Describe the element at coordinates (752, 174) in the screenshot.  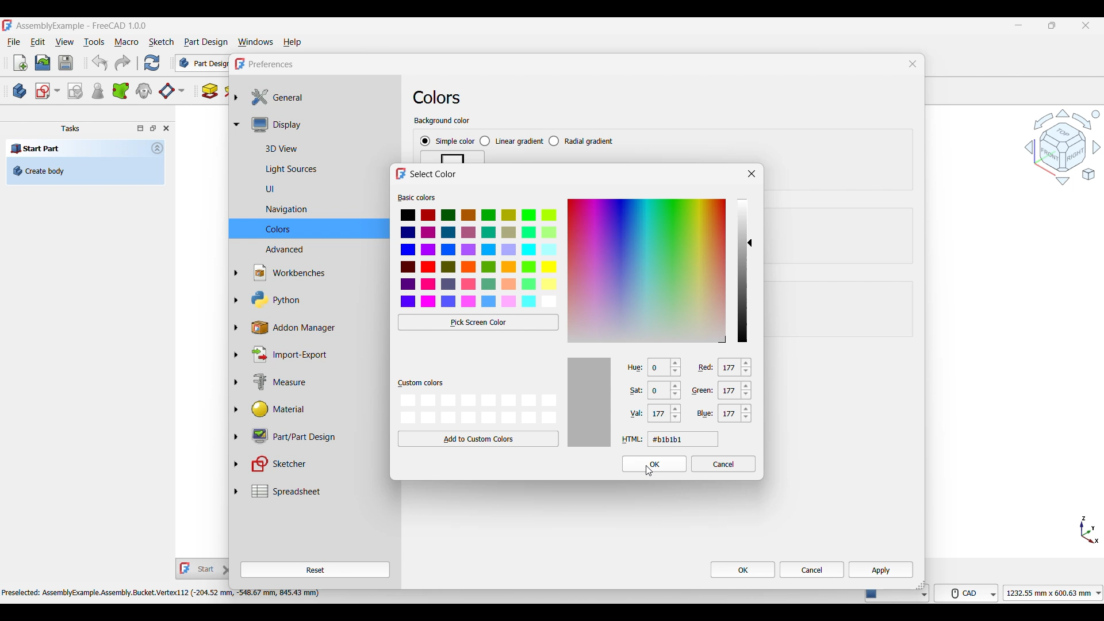
I see `Close` at that location.